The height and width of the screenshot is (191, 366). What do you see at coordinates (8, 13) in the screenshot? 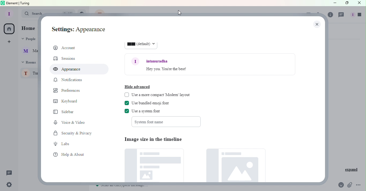
I see `Profile` at bounding box center [8, 13].